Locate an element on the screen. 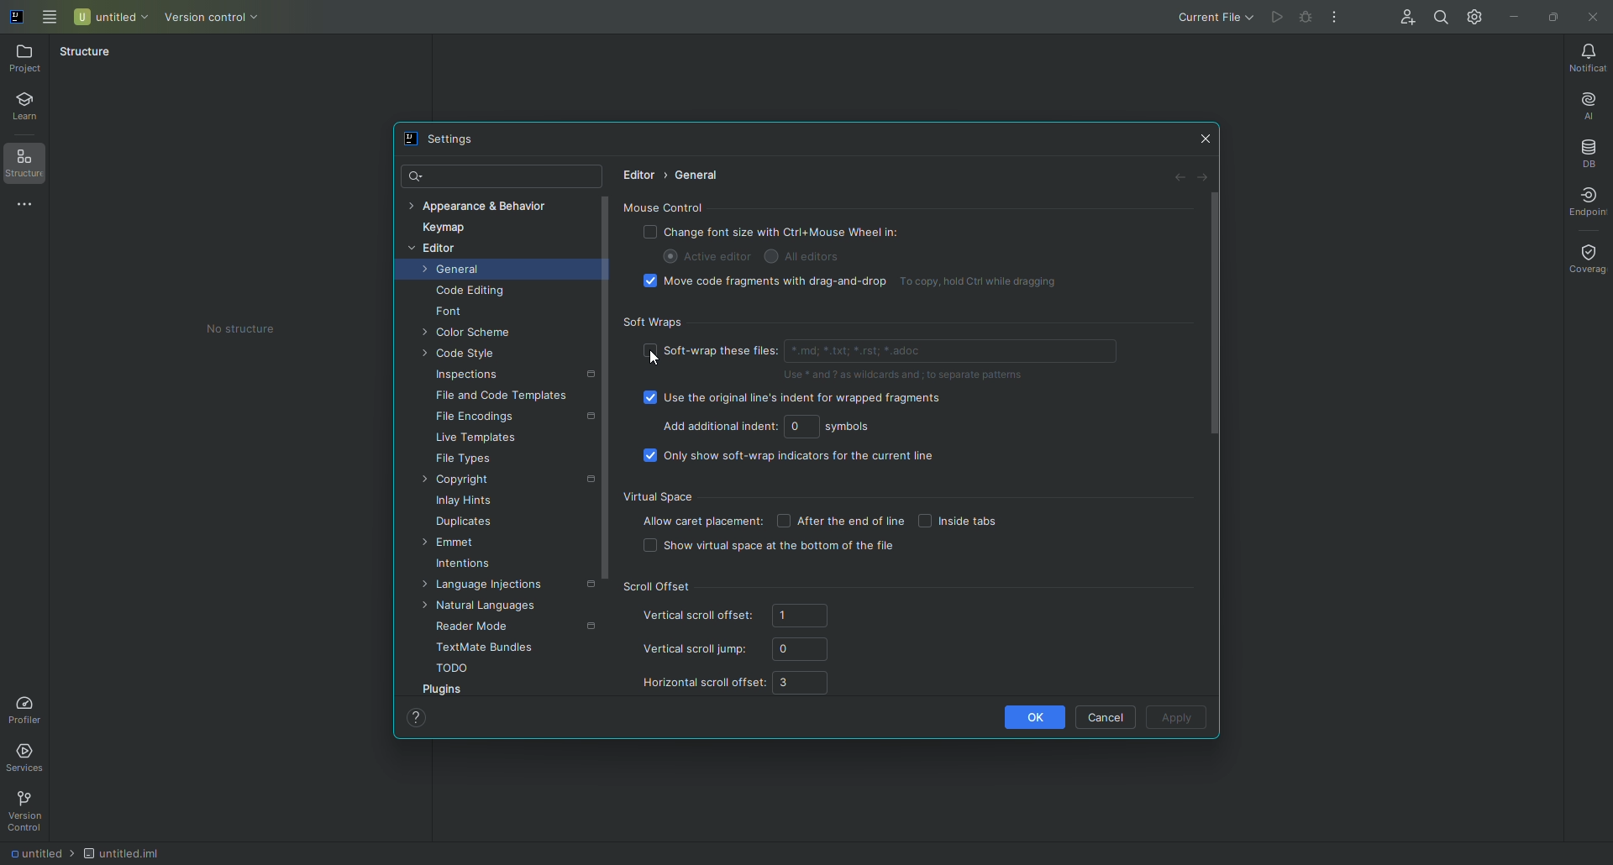 The height and width of the screenshot is (865, 1613). Search is located at coordinates (1441, 18).